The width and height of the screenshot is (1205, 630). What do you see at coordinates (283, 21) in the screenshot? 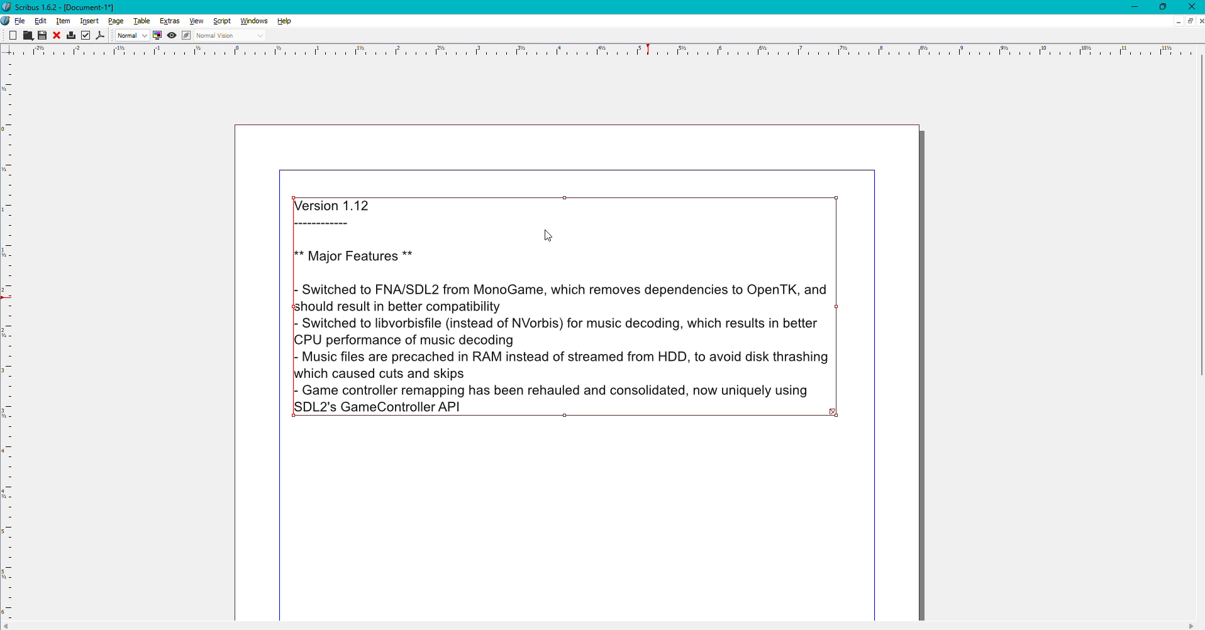
I see `Help` at bounding box center [283, 21].